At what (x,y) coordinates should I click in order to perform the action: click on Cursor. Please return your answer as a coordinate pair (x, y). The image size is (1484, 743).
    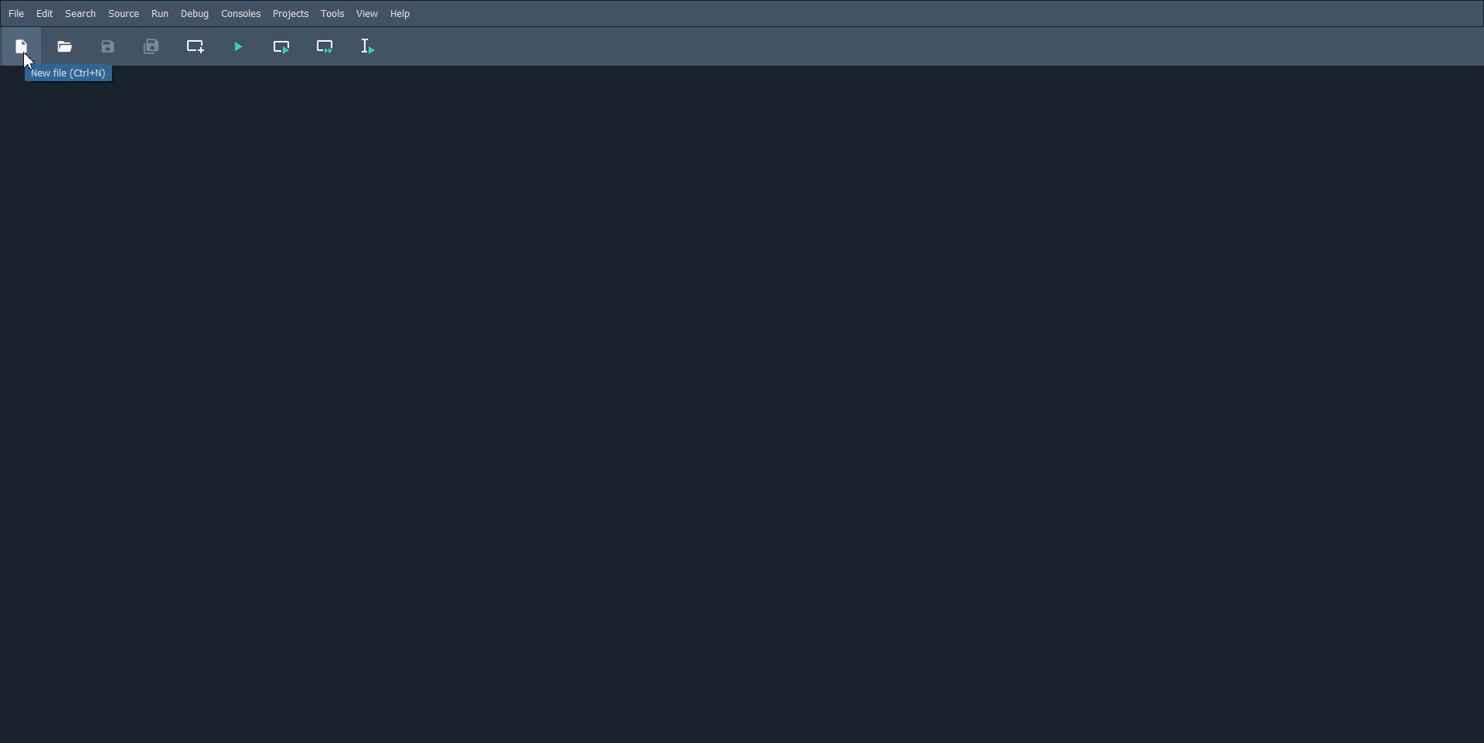
    Looking at the image, I should click on (31, 61).